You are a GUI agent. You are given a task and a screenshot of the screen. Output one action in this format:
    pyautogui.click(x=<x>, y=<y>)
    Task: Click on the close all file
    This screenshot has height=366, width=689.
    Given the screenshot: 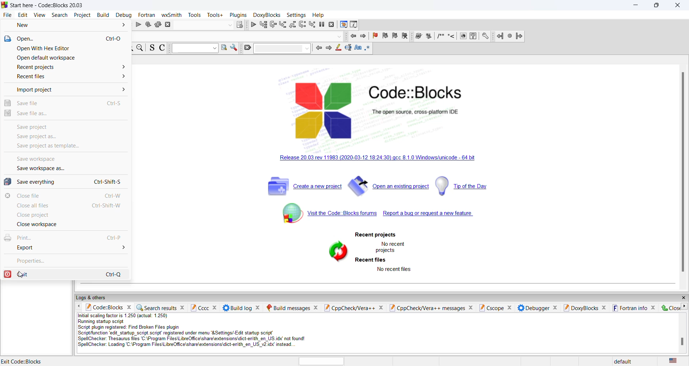 What is the action you would take?
    pyautogui.click(x=66, y=206)
    